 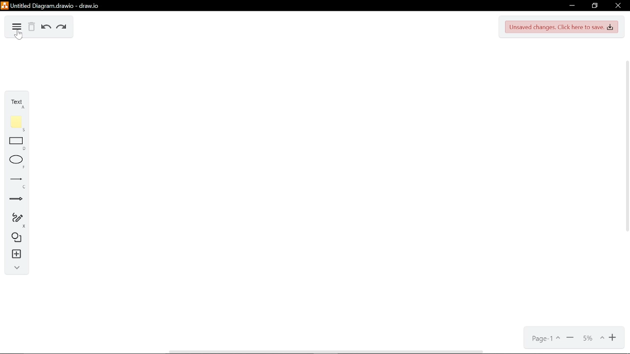 What do you see at coordinates (14, 122) in the screenshot?
I see `Note` at bounding box center [14, 122].